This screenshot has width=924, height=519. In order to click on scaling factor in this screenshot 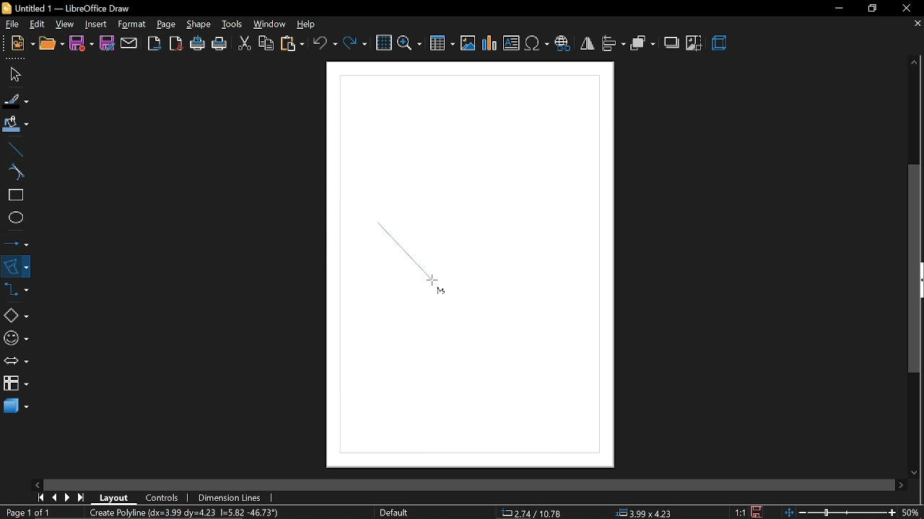, I will do `click(744, 512)`.